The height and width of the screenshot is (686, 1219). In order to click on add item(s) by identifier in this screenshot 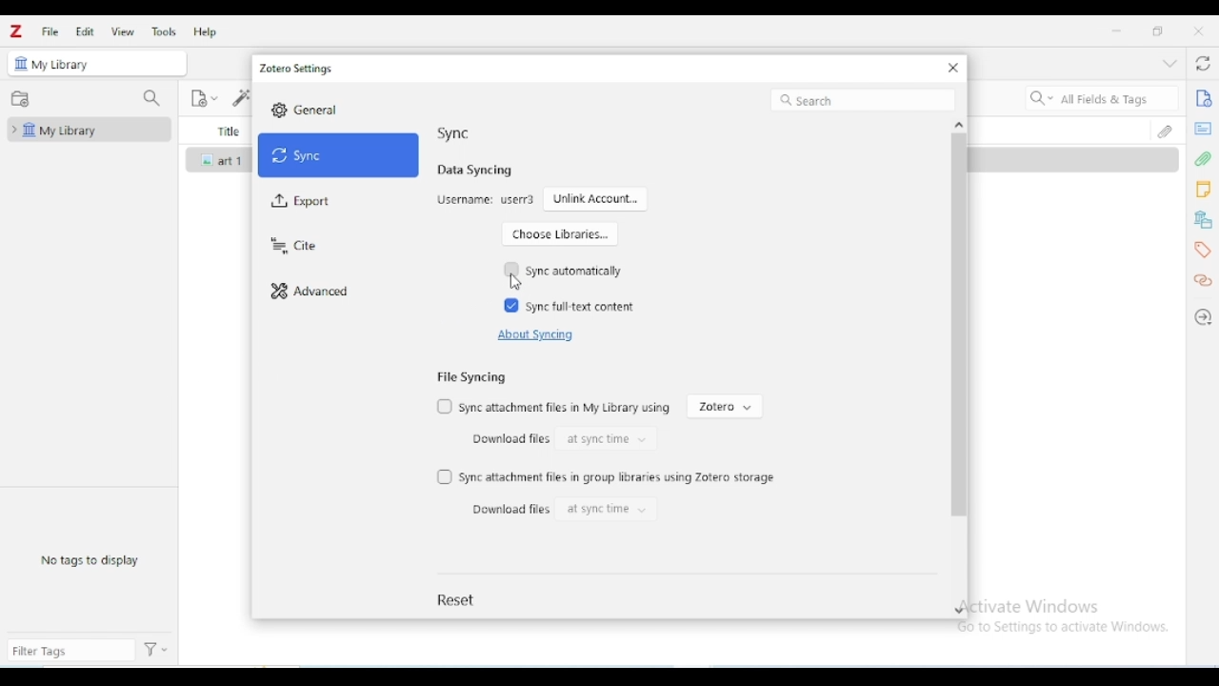, I will do `click(239, 97)`.